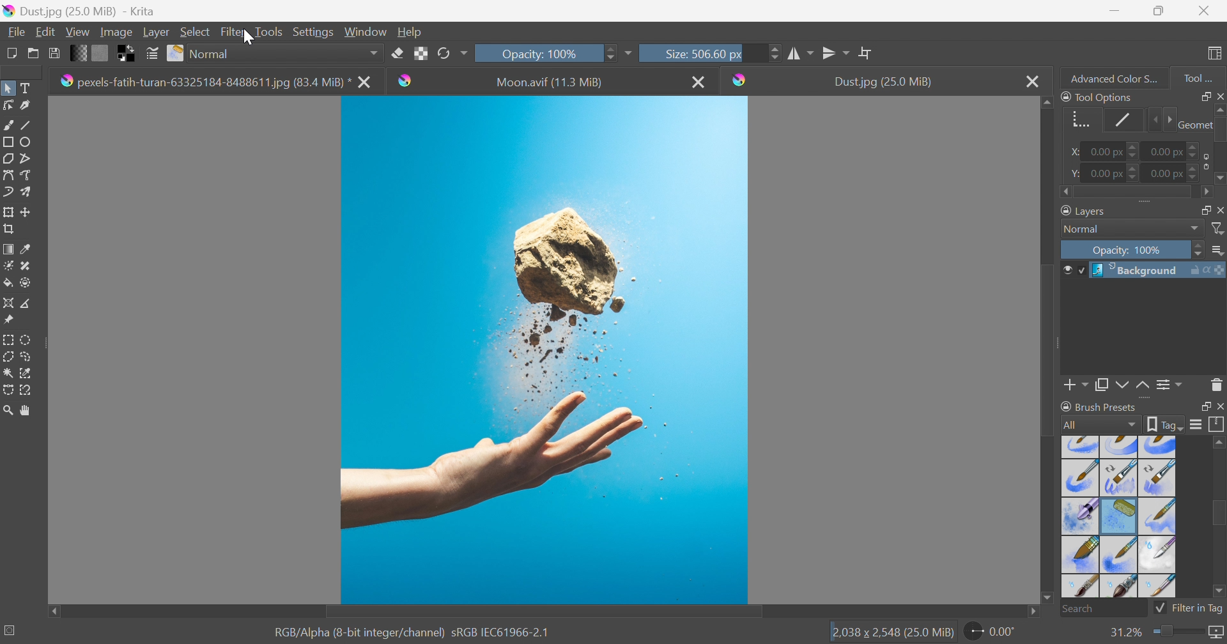 The image size is (1227, 644). I want to click on Set eraser mode, so click(397, 52).